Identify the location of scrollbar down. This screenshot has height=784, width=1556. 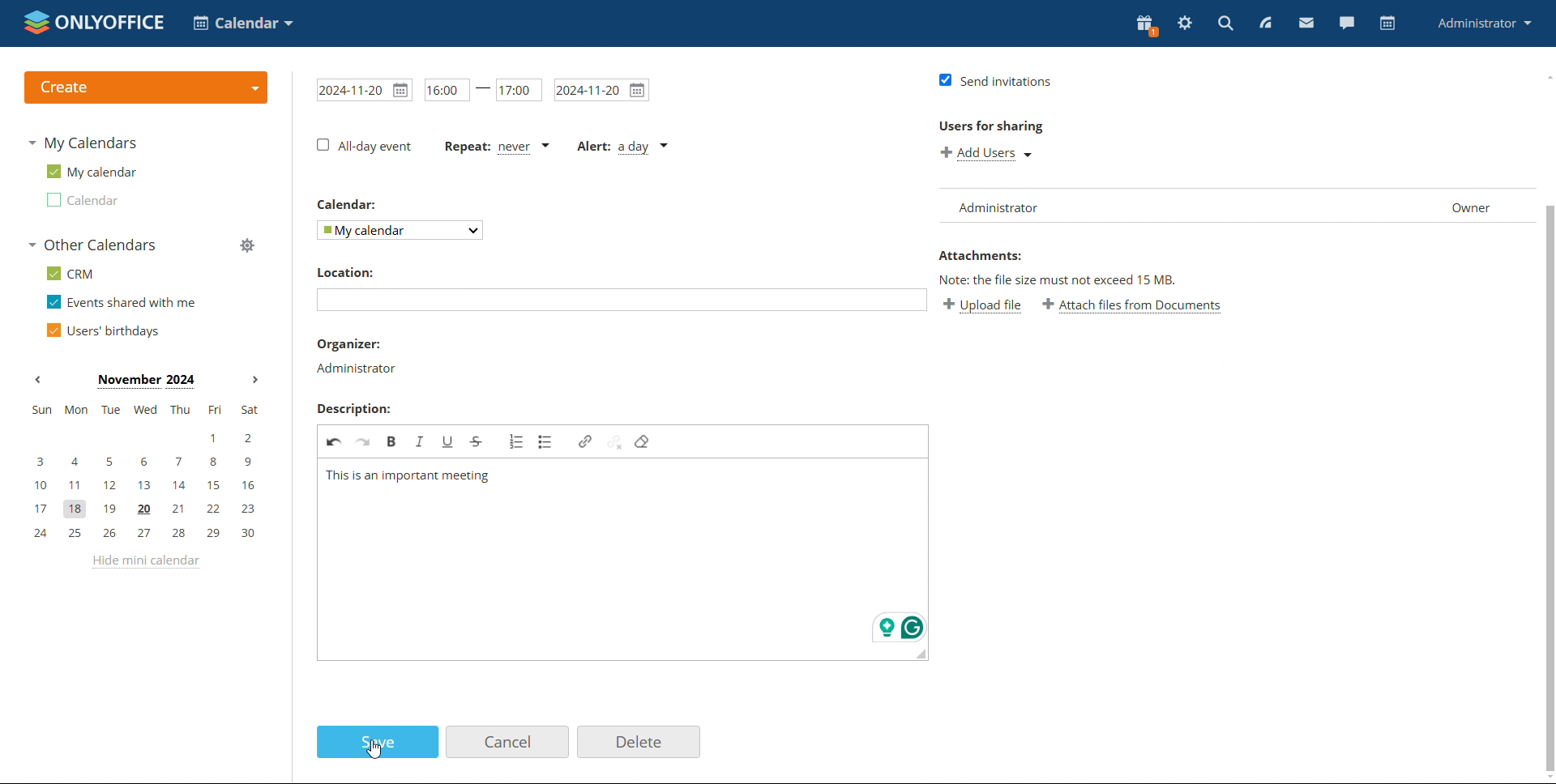
(1550, 488).